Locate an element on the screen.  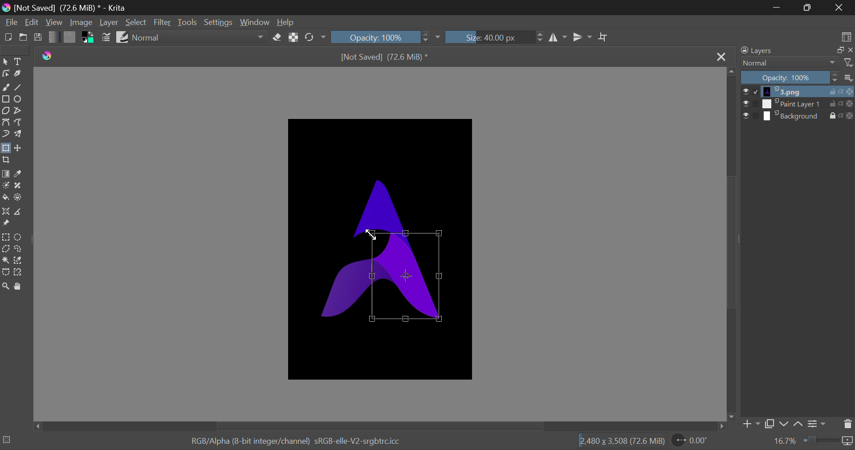
Calligraphic Tool is located at coordinates (20, 76).